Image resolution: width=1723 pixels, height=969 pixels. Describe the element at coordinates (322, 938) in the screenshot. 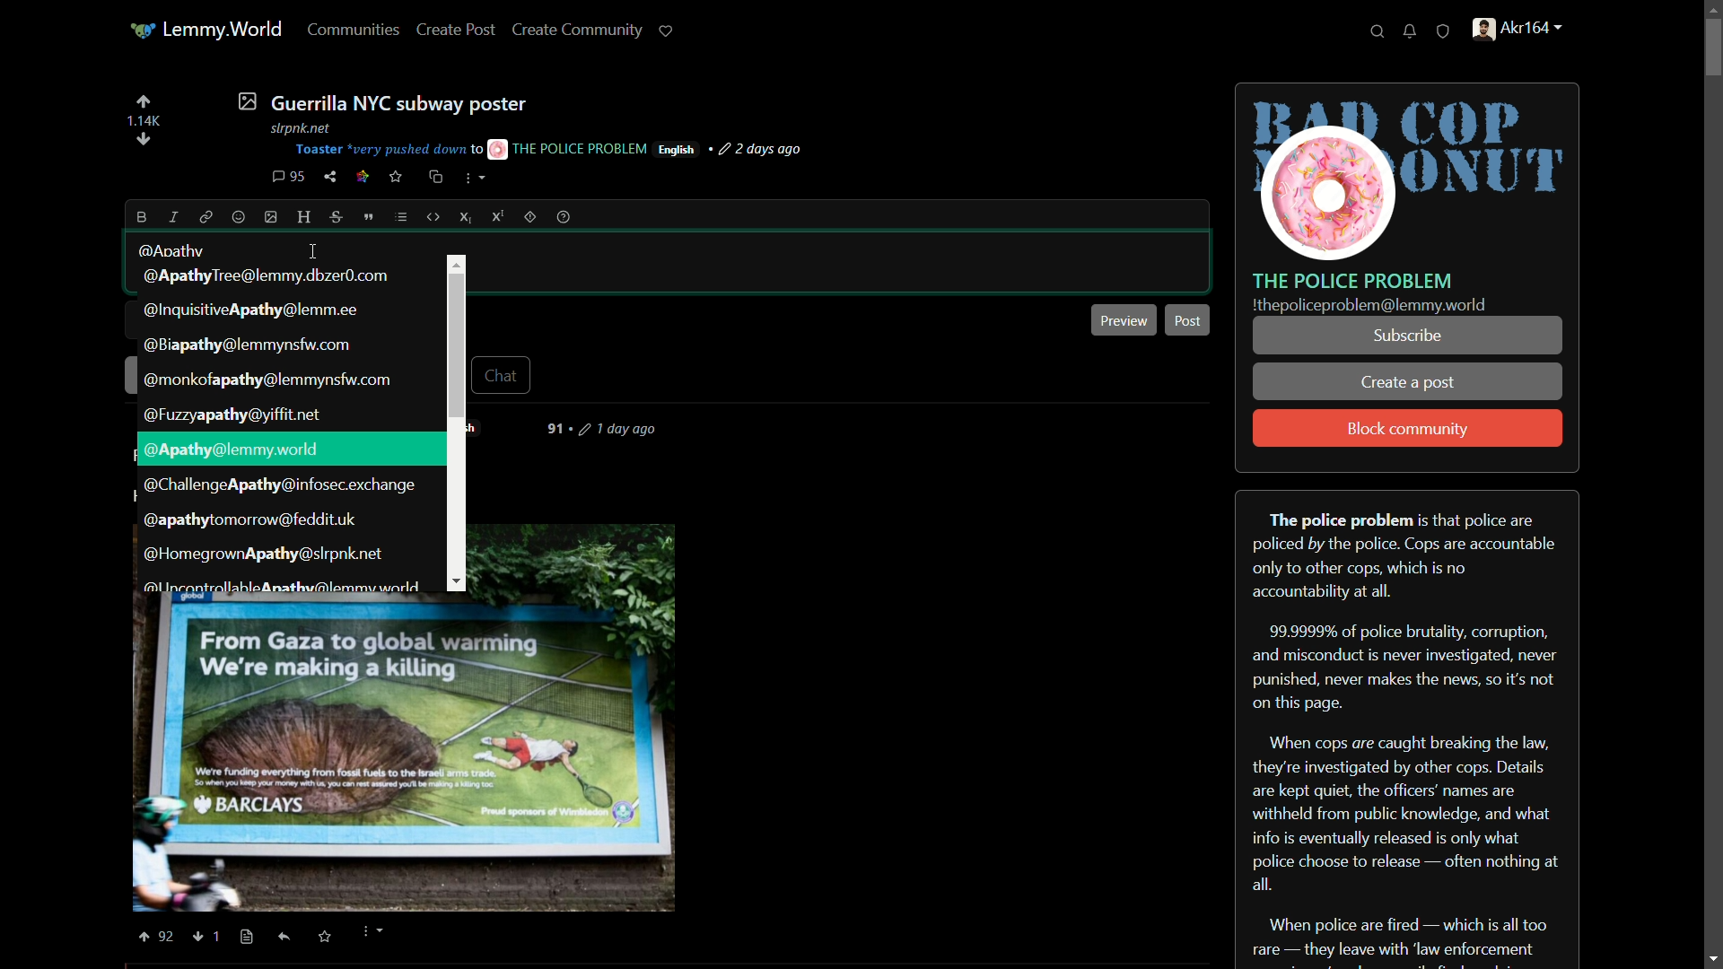

I see `saved` at that location.